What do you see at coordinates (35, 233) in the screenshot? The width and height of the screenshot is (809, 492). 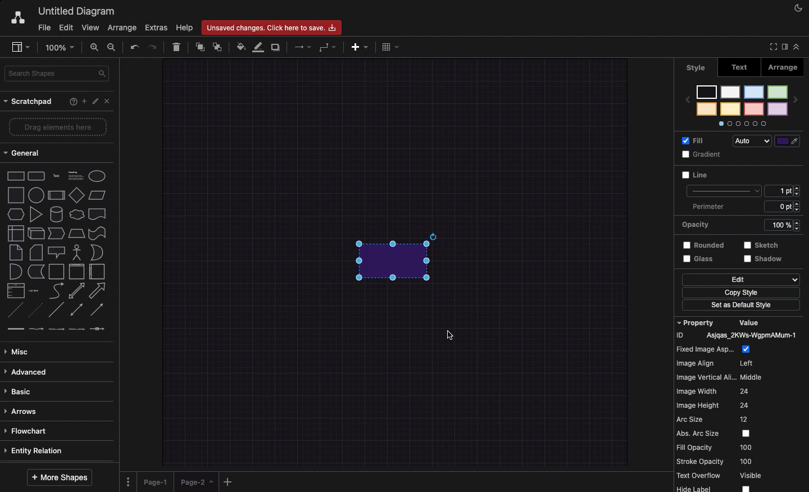 I see `cube` at bounding box center [35, 233].